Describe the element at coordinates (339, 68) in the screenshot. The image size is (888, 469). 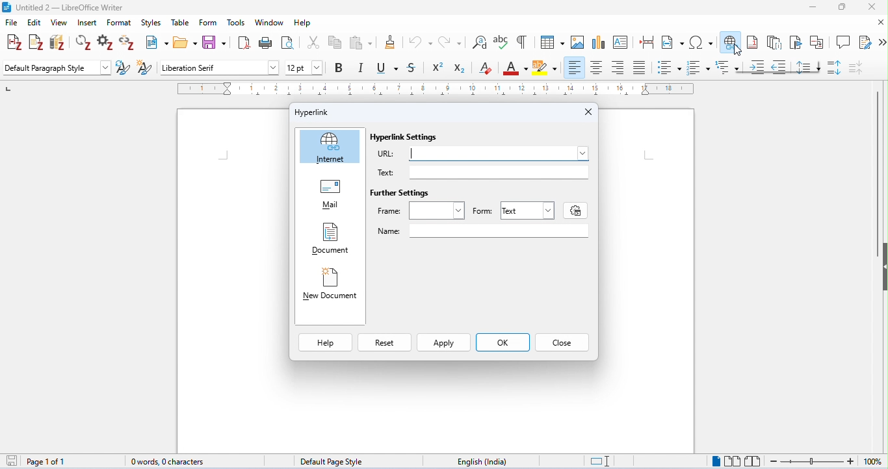
I see `bold` at that location.